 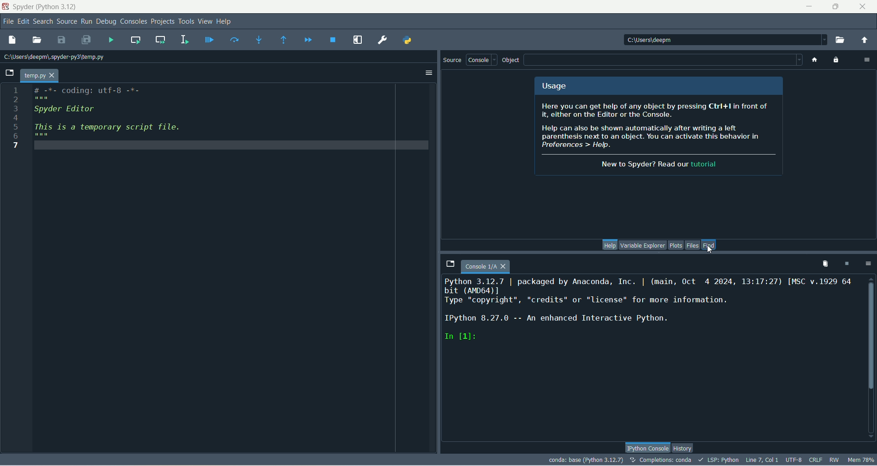 I want to click on preferences, so click(x=384, y=41).